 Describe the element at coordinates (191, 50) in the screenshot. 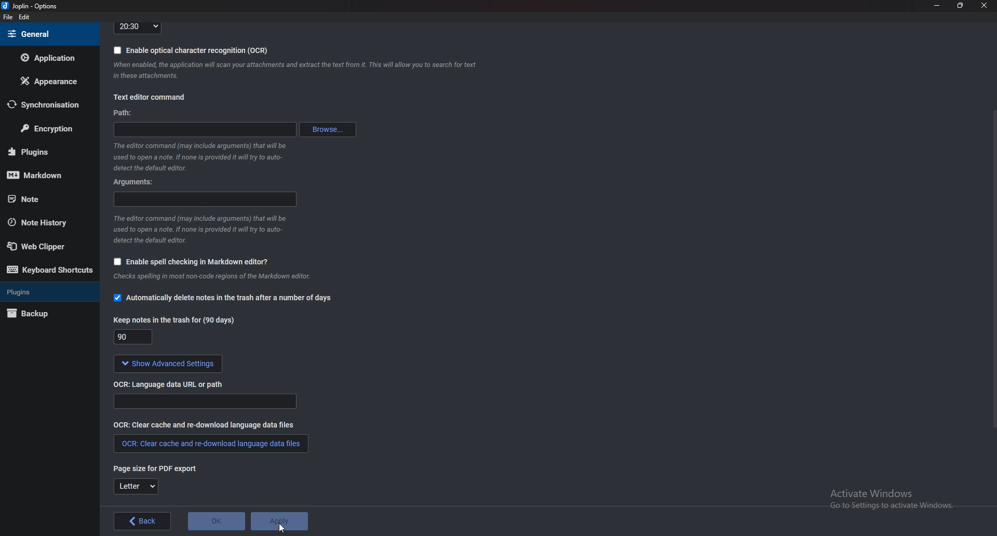

I see `Enable O C R` at that location.